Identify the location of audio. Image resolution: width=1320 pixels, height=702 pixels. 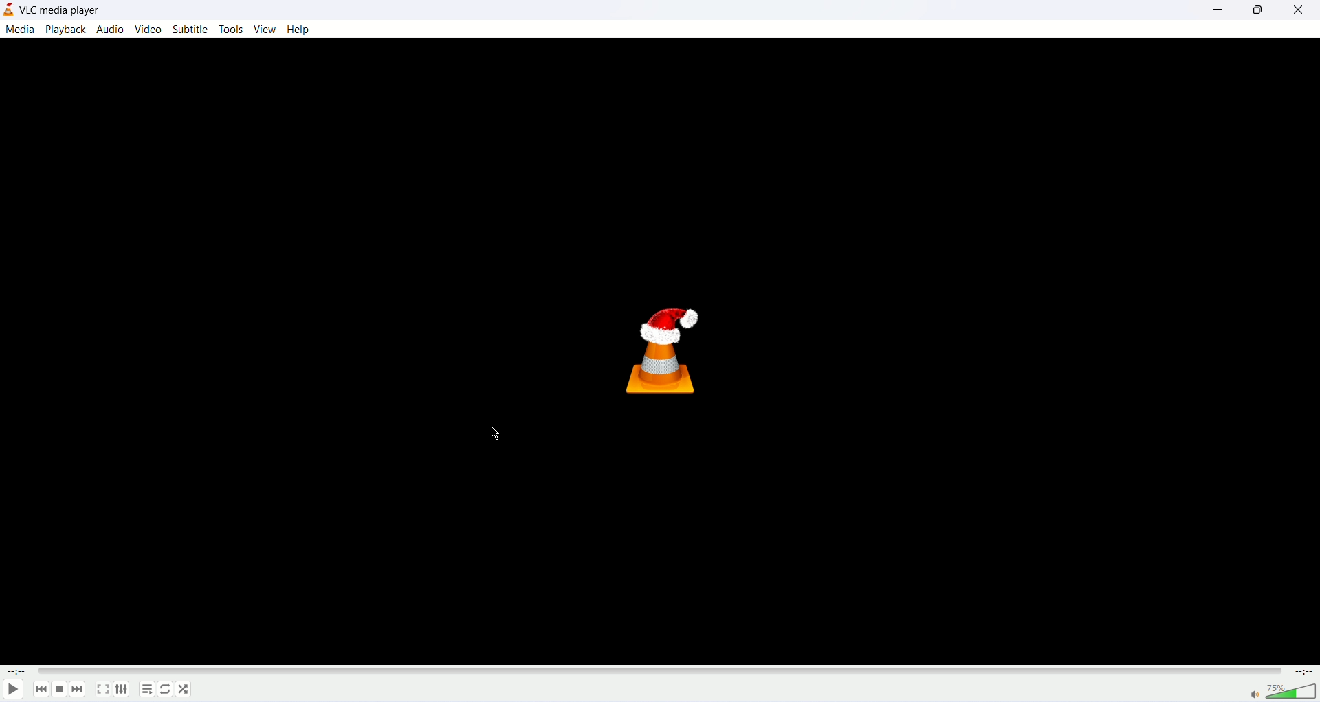
(109, 29).